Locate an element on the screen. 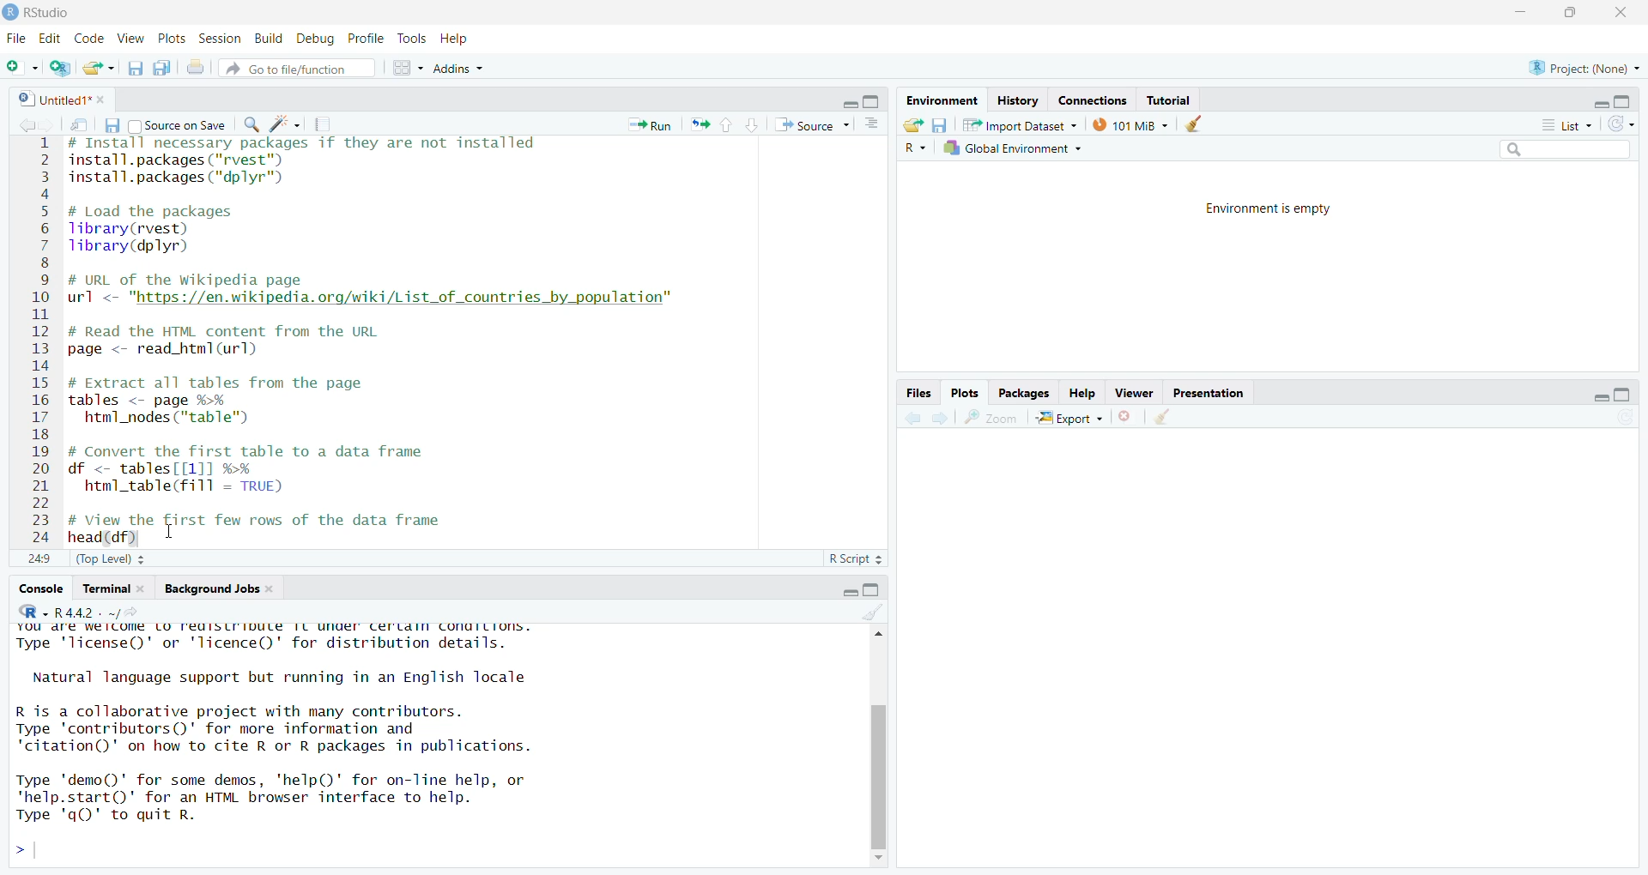 This screenshot has height=875, width=1648. search is located at coordinates (253, 124).